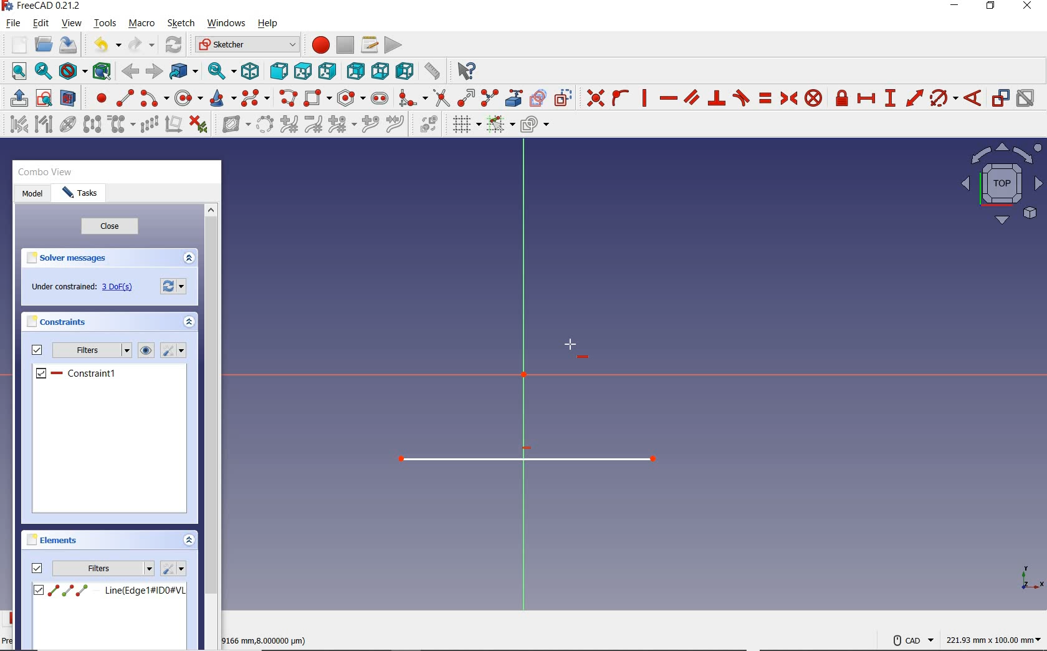 This screenshot has width=1047, height=651. What do you see at coordinates (490, 96) in the screenshot?
I see `SPLIT EDGE` at bounding box center [490, 96].